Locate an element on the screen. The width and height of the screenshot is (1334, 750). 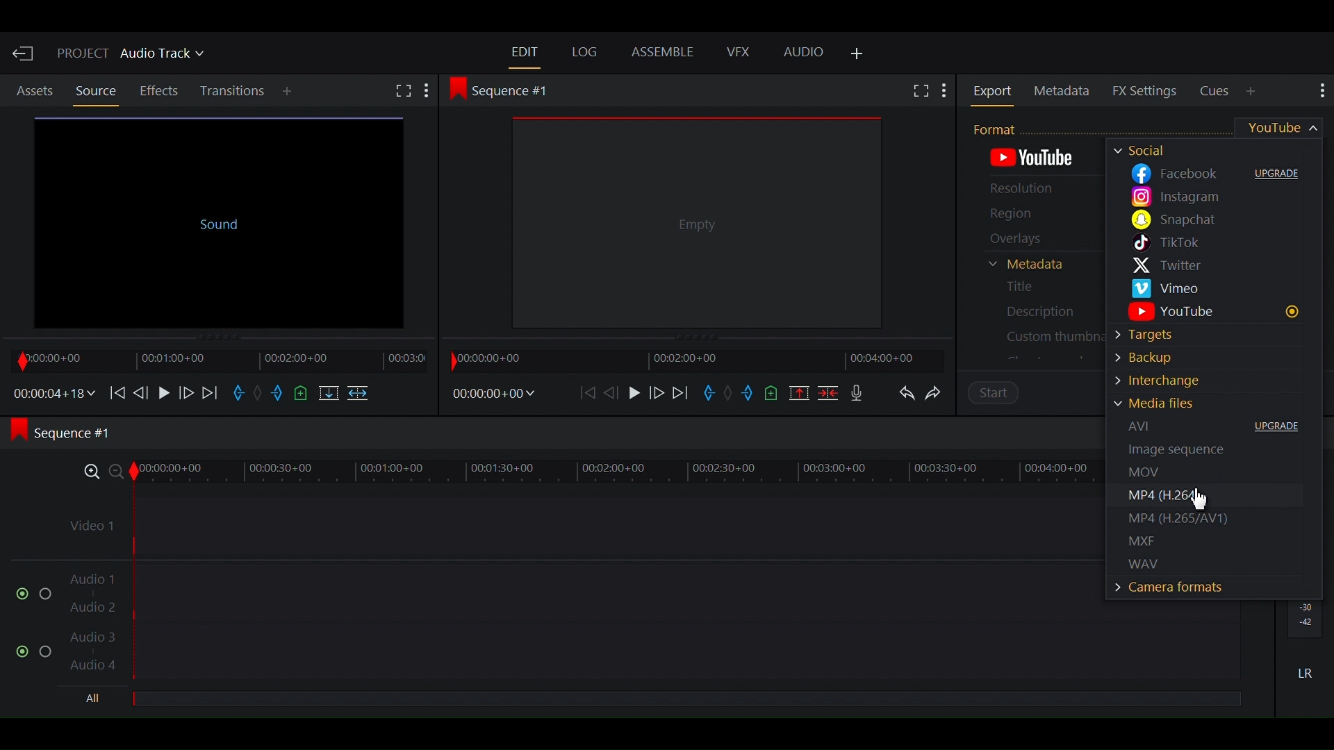
Image Sequence is located at coordinates (1208, 453).